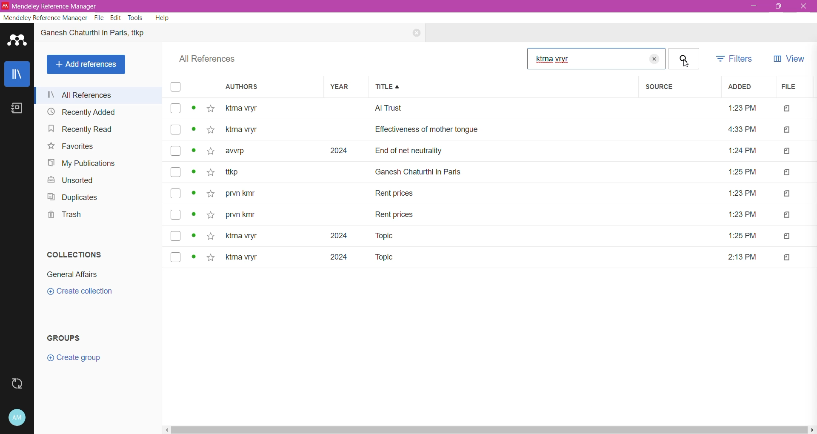  I want to click on Cursor, so click(686, 61).